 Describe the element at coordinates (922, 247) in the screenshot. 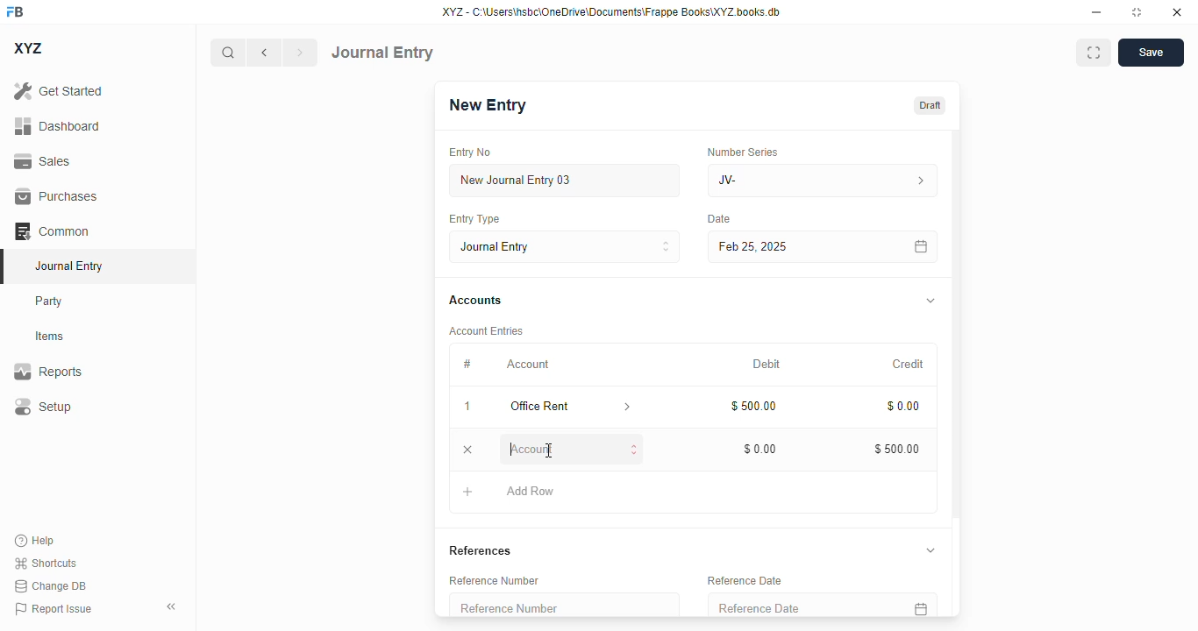

I see `calendar icon` at that location.